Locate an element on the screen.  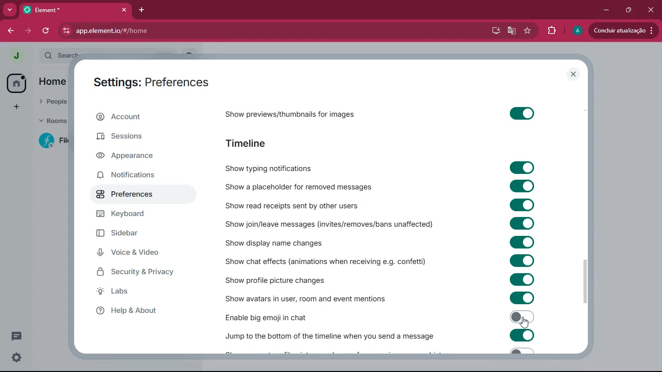
show join / leave messages (invites/removes/ban unaffected) is located at coordinates (341, 222).